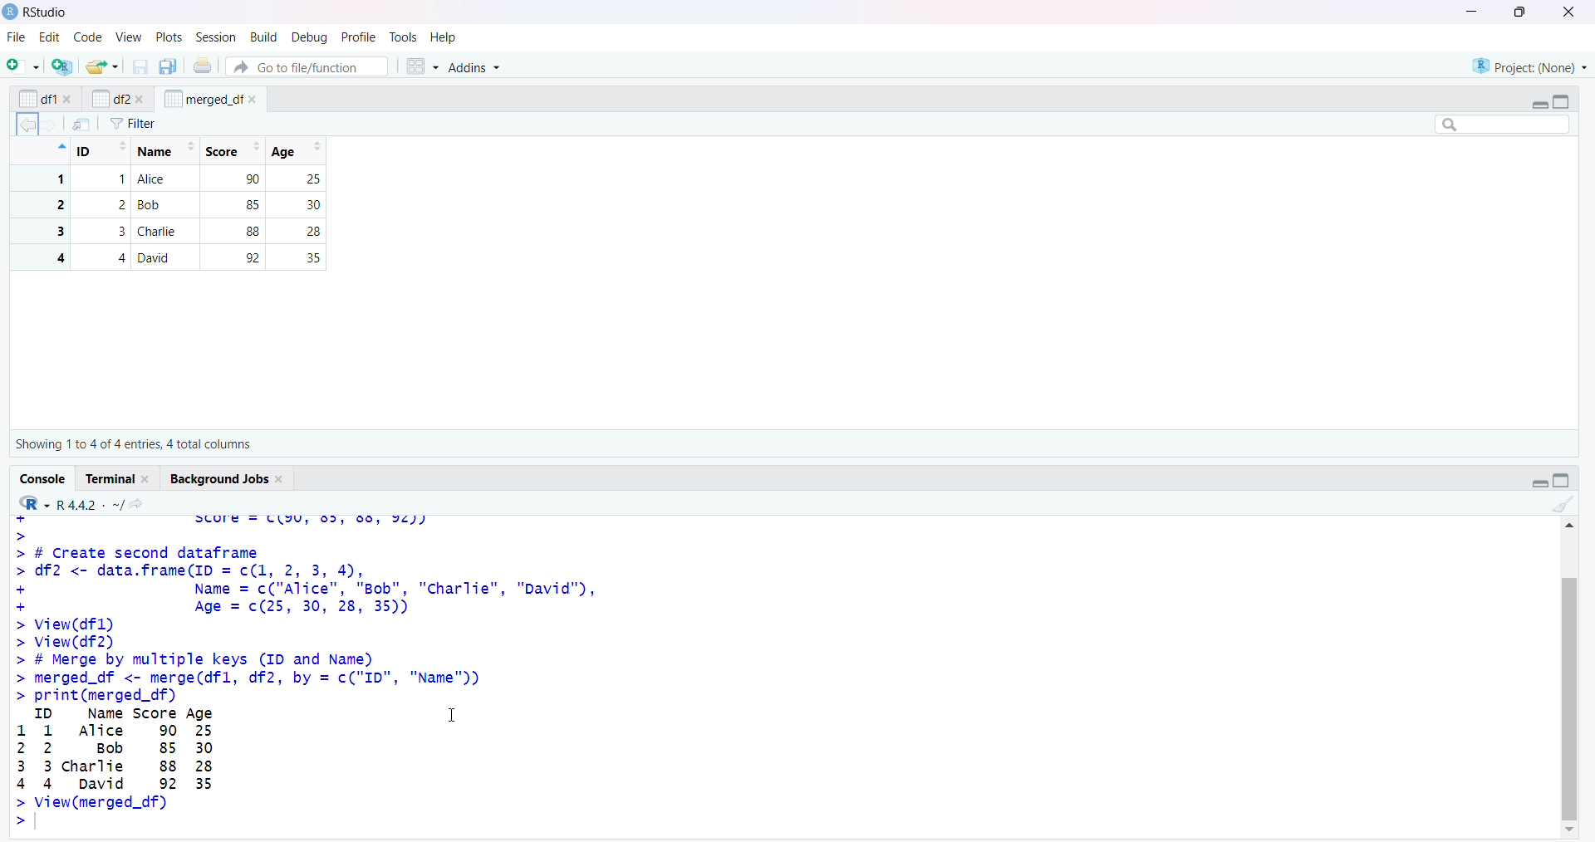 This screenshot has height=842, width=1595. What do you see at coordinates (133, 124) in the screenshot?
I see `Filter` at bounding box center [133, 124].